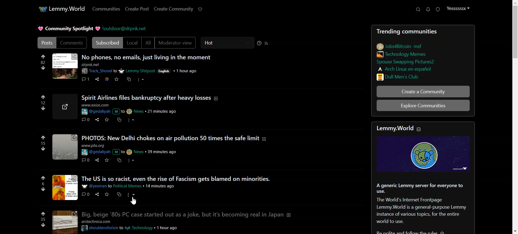  I want to click on Comments, so click(72, 43).